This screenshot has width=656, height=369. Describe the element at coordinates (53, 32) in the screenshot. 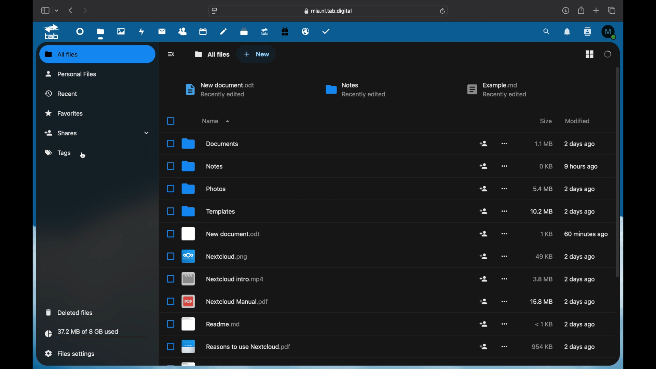

I see `tab` at that location.